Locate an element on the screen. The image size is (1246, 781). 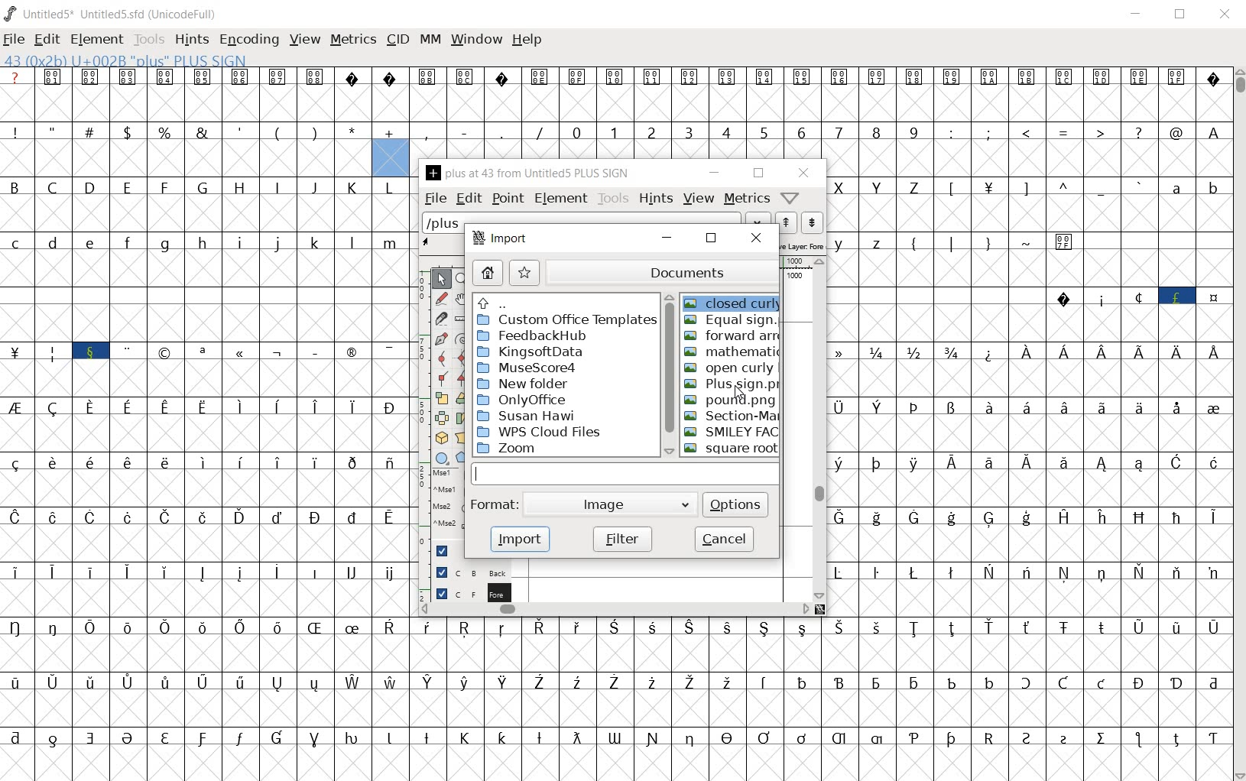
 is located at coordinates (371, 590).